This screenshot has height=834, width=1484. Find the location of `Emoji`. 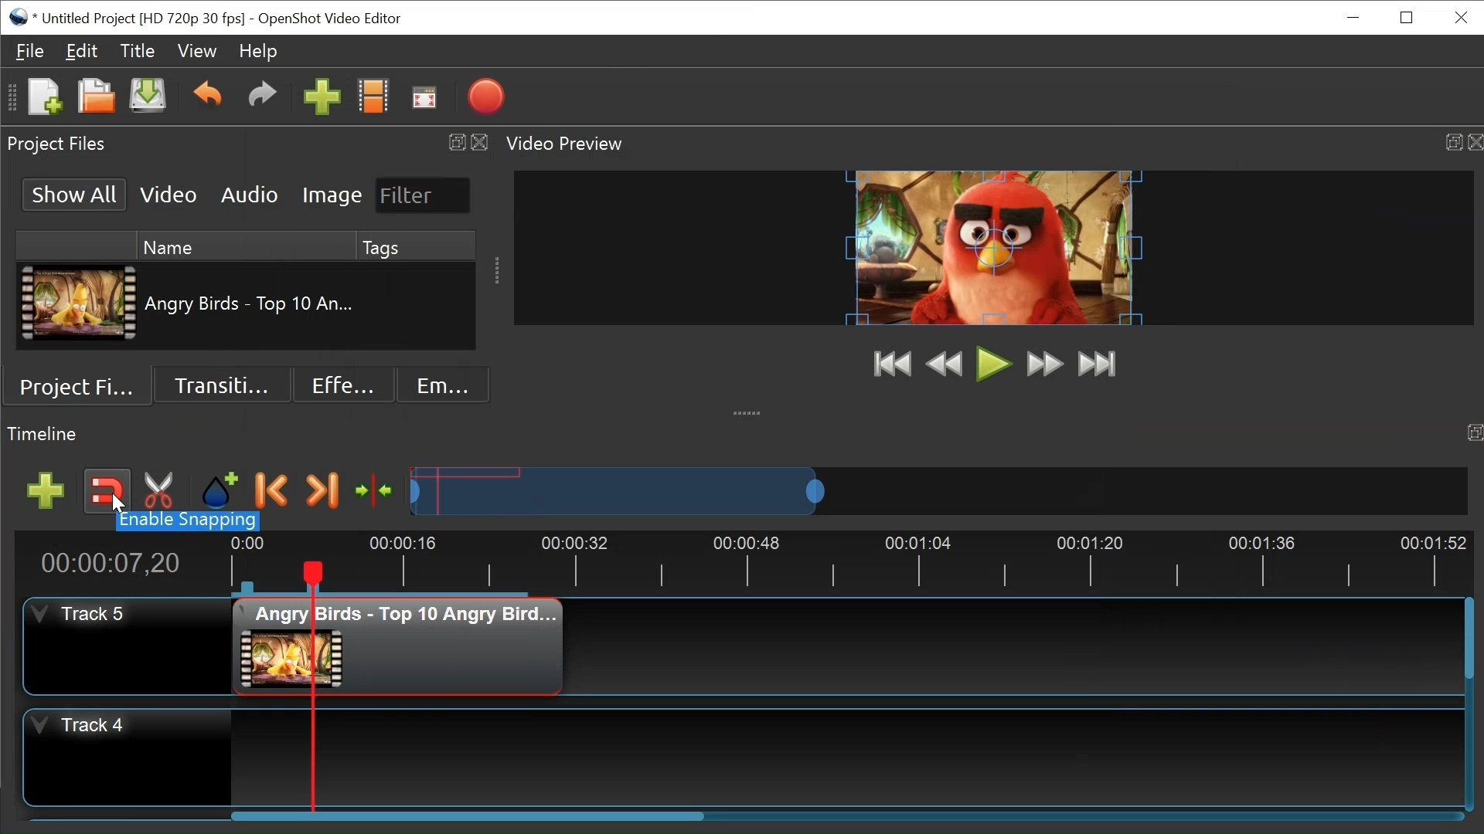

Emoji is located at coordinates (444, 384).